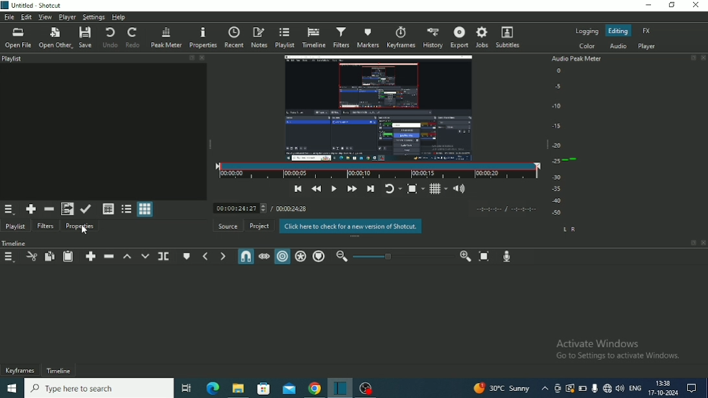 The width and height of the screenshot is (708, 398). I want to click on Ripple, so click(282, 257).